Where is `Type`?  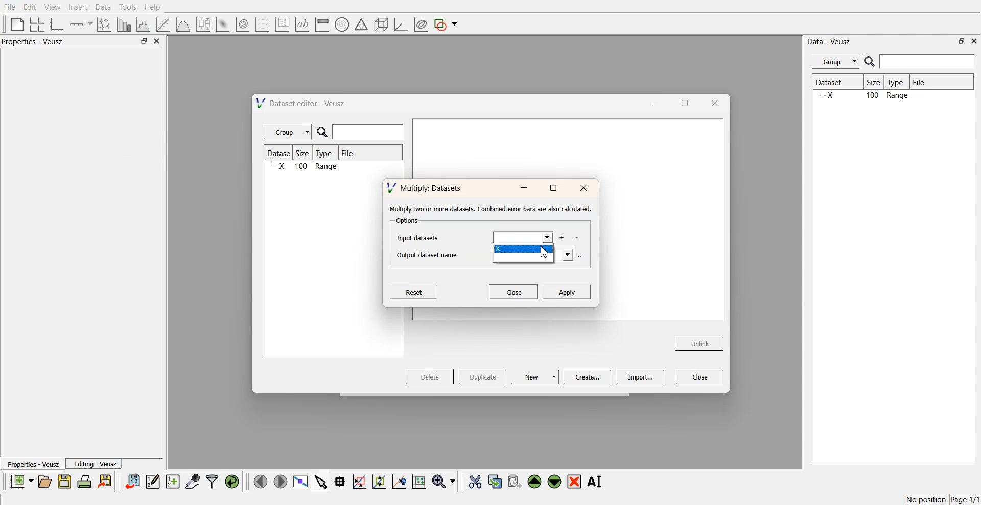
Type is located at coordinates (327, 153).